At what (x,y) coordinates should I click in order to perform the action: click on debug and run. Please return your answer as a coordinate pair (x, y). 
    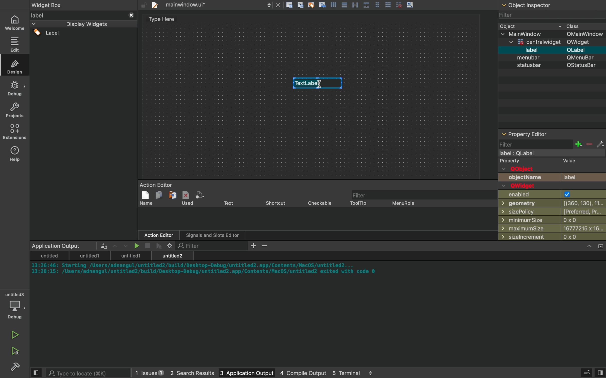
    Looking at the image, I should click on (15, 351).